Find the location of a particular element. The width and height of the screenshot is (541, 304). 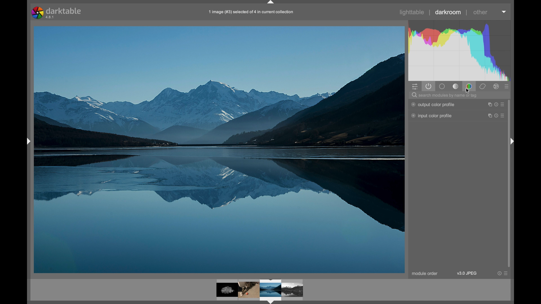

drag handle is located at coordinates (270, 3).